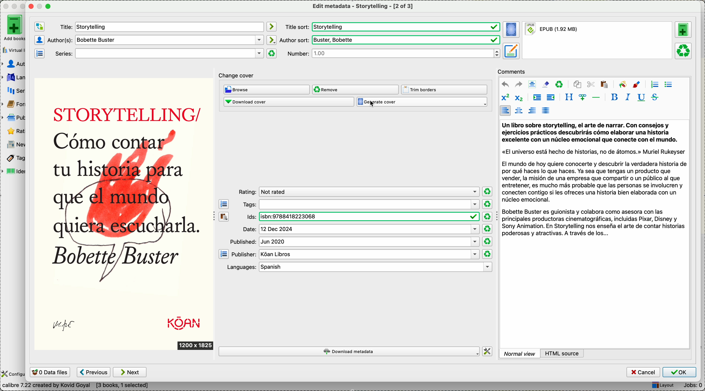 This screenshot has height=391, width=705. Describe the element at coordinates (504, 84) in the screenshot. I see `undo` at that location.